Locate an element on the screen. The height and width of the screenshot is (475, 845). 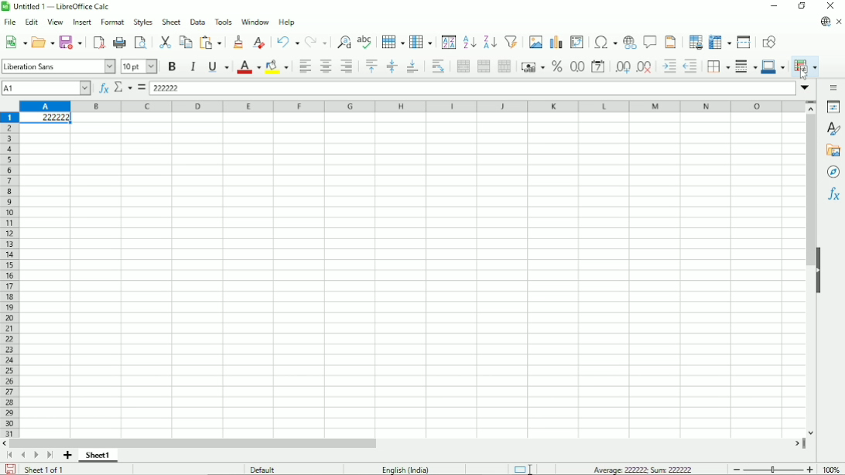
Column headings is located at coordinates (410, 105).